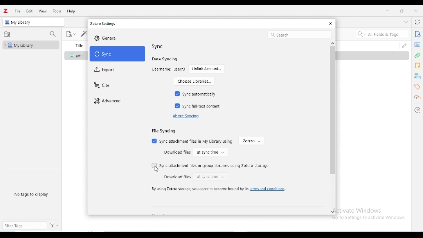  I want to click on sync attachment files in group libraries using zotero storage, so click(215, 166).